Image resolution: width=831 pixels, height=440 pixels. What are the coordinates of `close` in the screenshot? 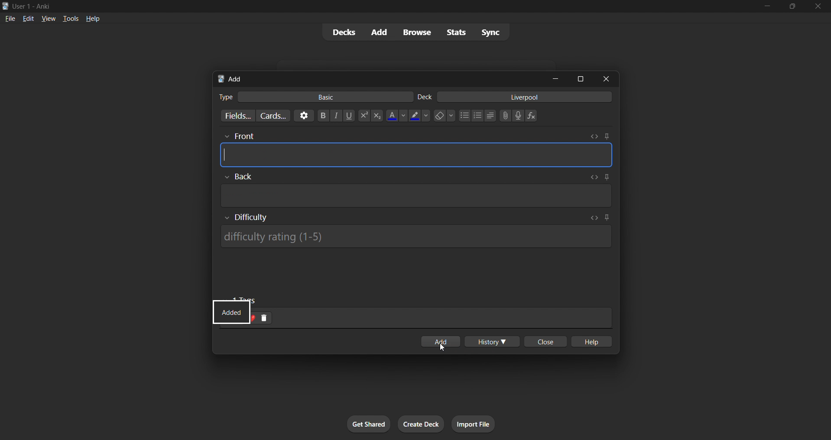 It's located at (818, 6).